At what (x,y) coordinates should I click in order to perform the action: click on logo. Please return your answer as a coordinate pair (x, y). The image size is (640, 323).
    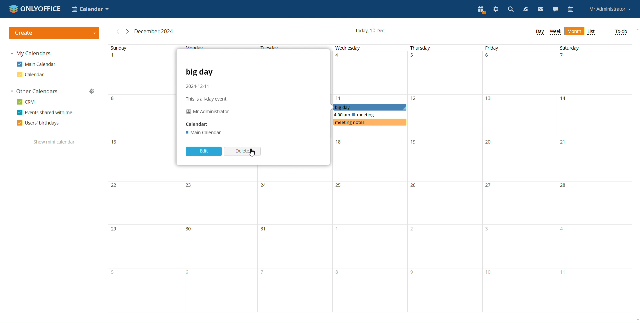
    Looking at the image, I should click on (36, 8).